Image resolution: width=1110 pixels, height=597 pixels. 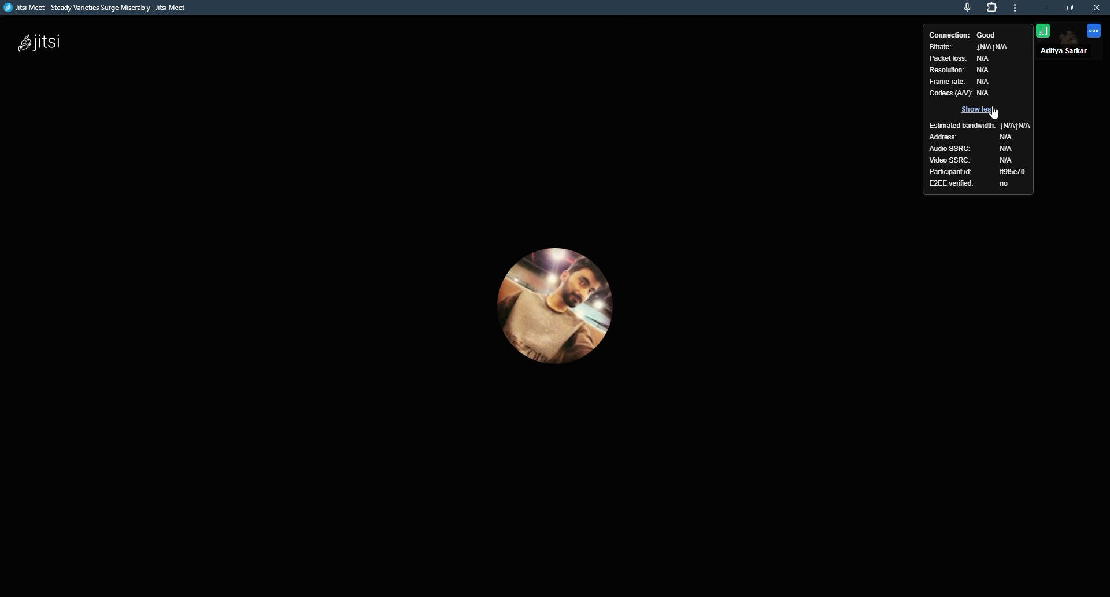 I want to click on maximize, so click(x=1072, y=9).